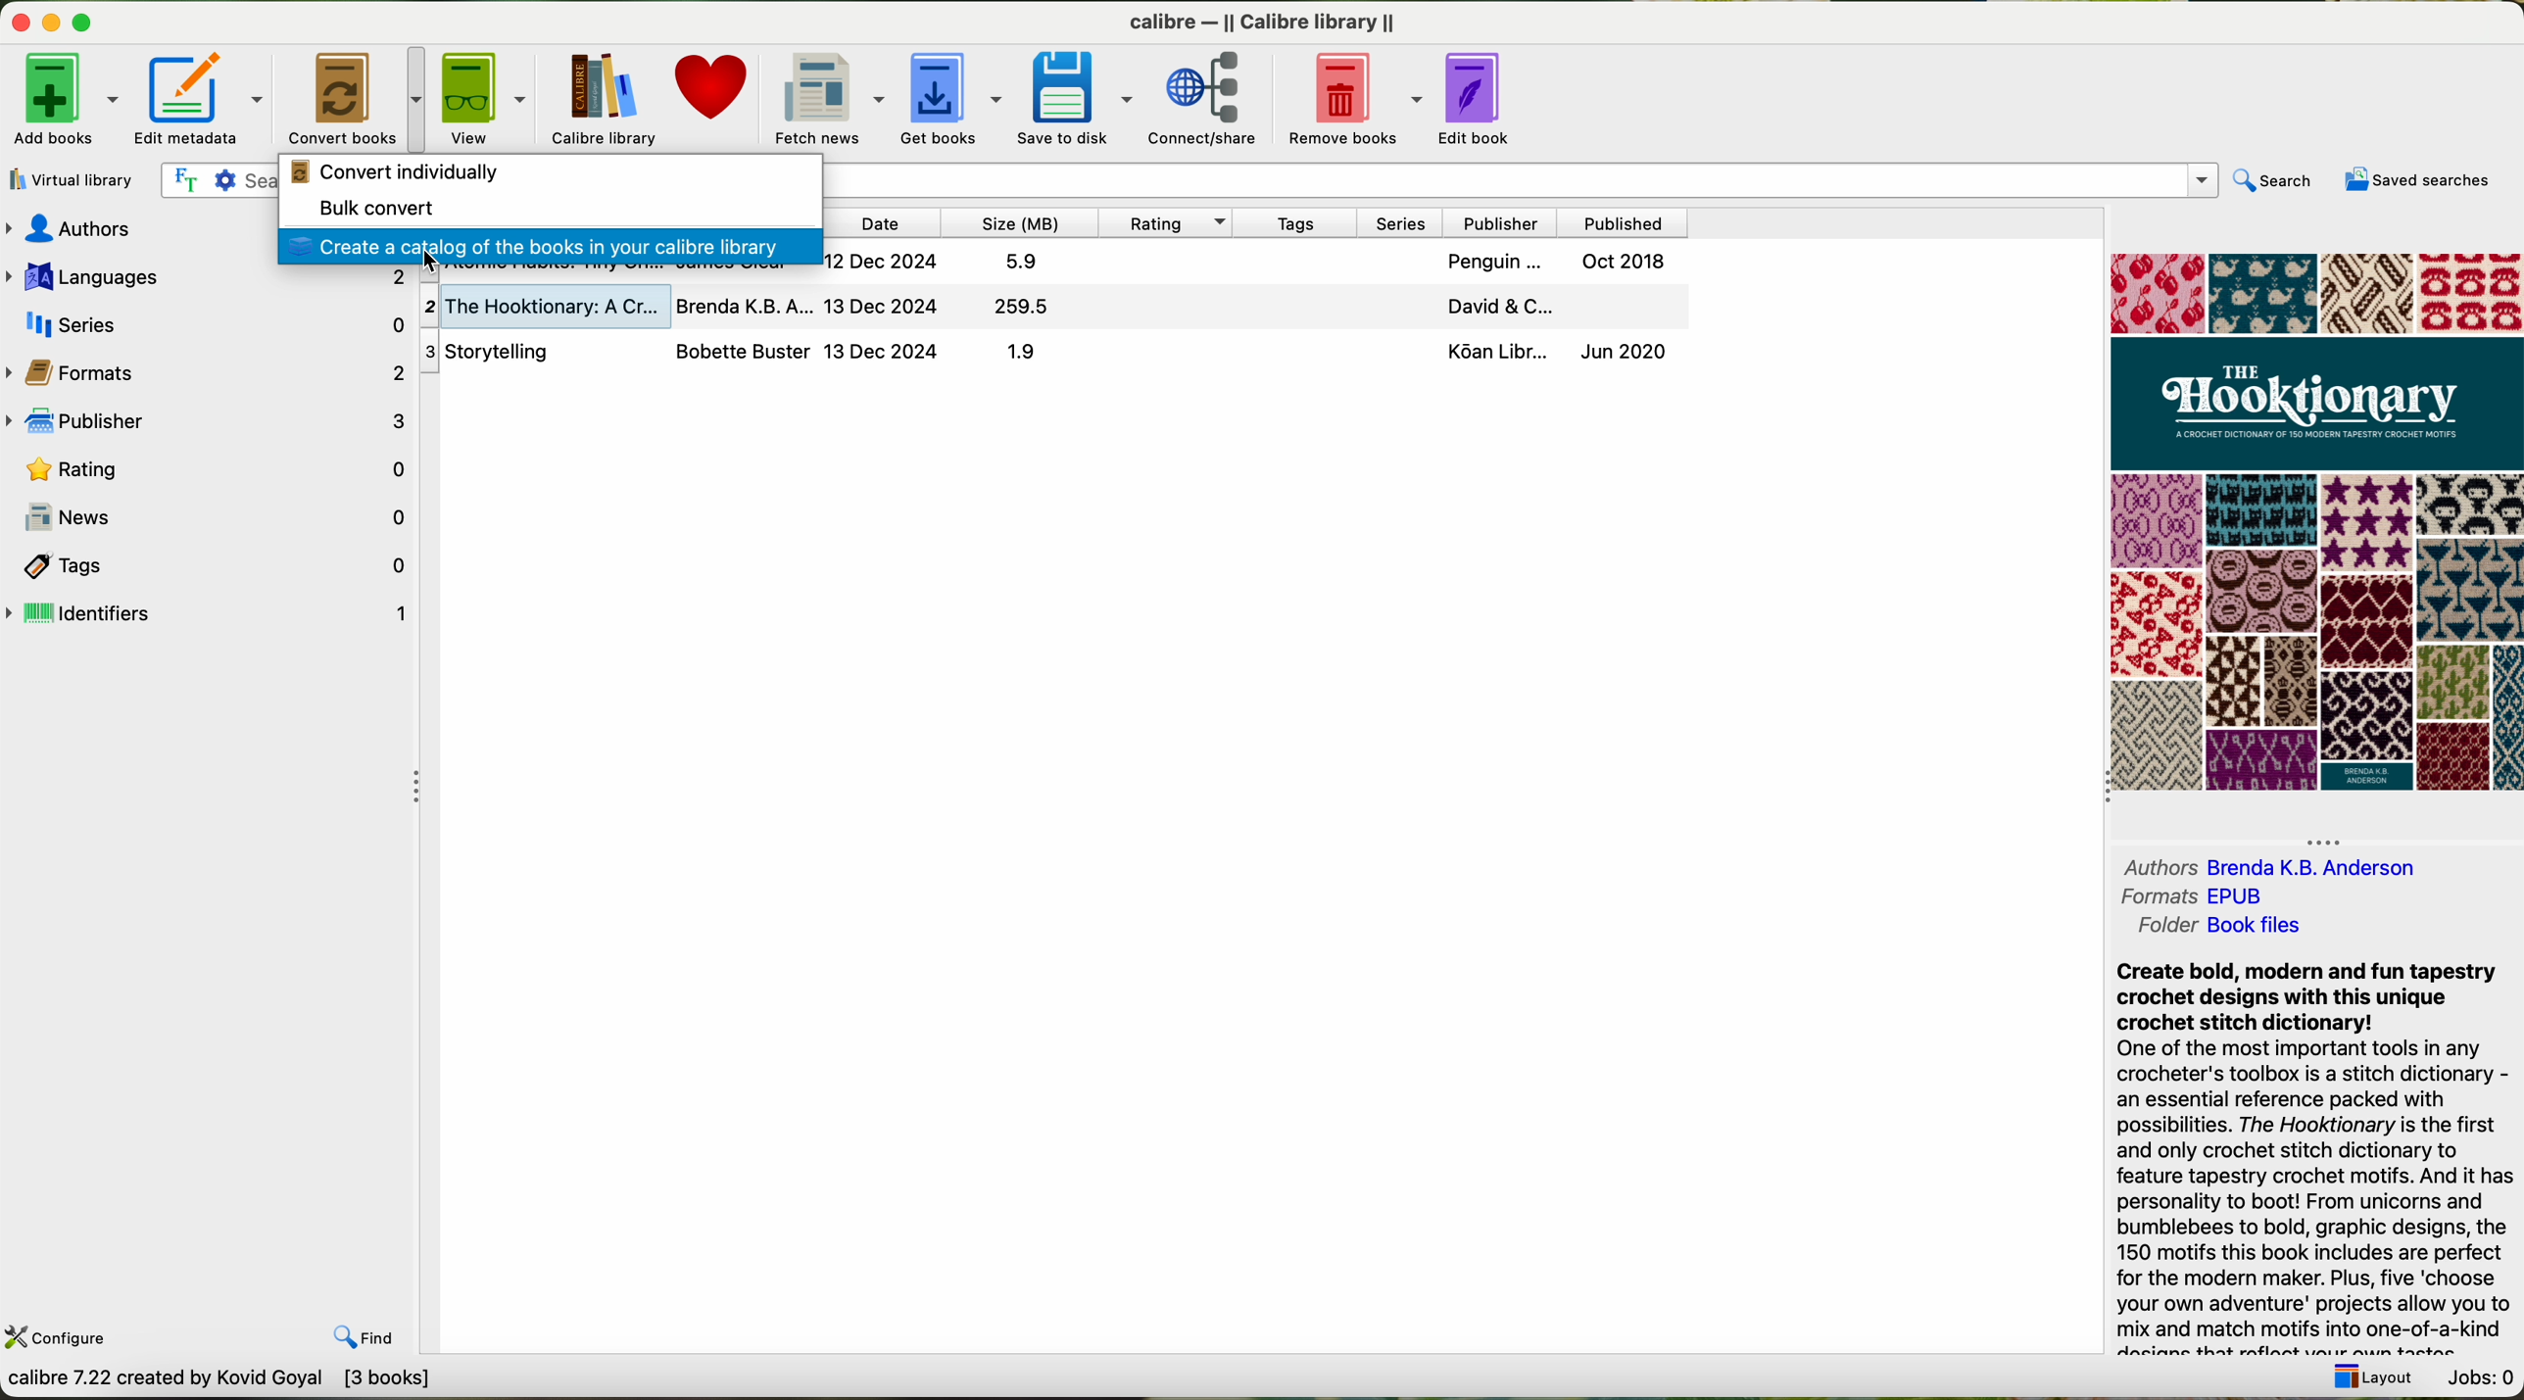 The width and height of the screenshot is (2524, 1400). What do you see at coordinates (601, 100) in the screenshot?
I see `Calibre library` at bounding box center [601, 100].